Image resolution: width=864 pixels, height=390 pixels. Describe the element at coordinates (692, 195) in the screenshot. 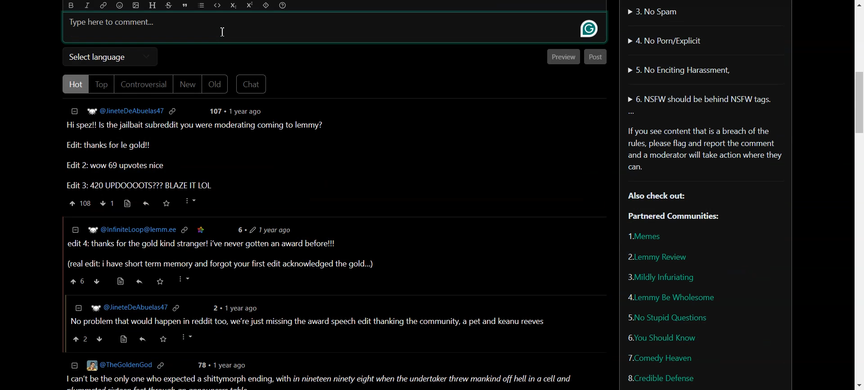

I see `Text` at that location.